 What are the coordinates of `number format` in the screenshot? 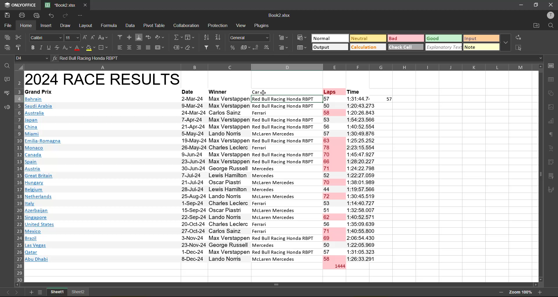 It's located at (250, 38).